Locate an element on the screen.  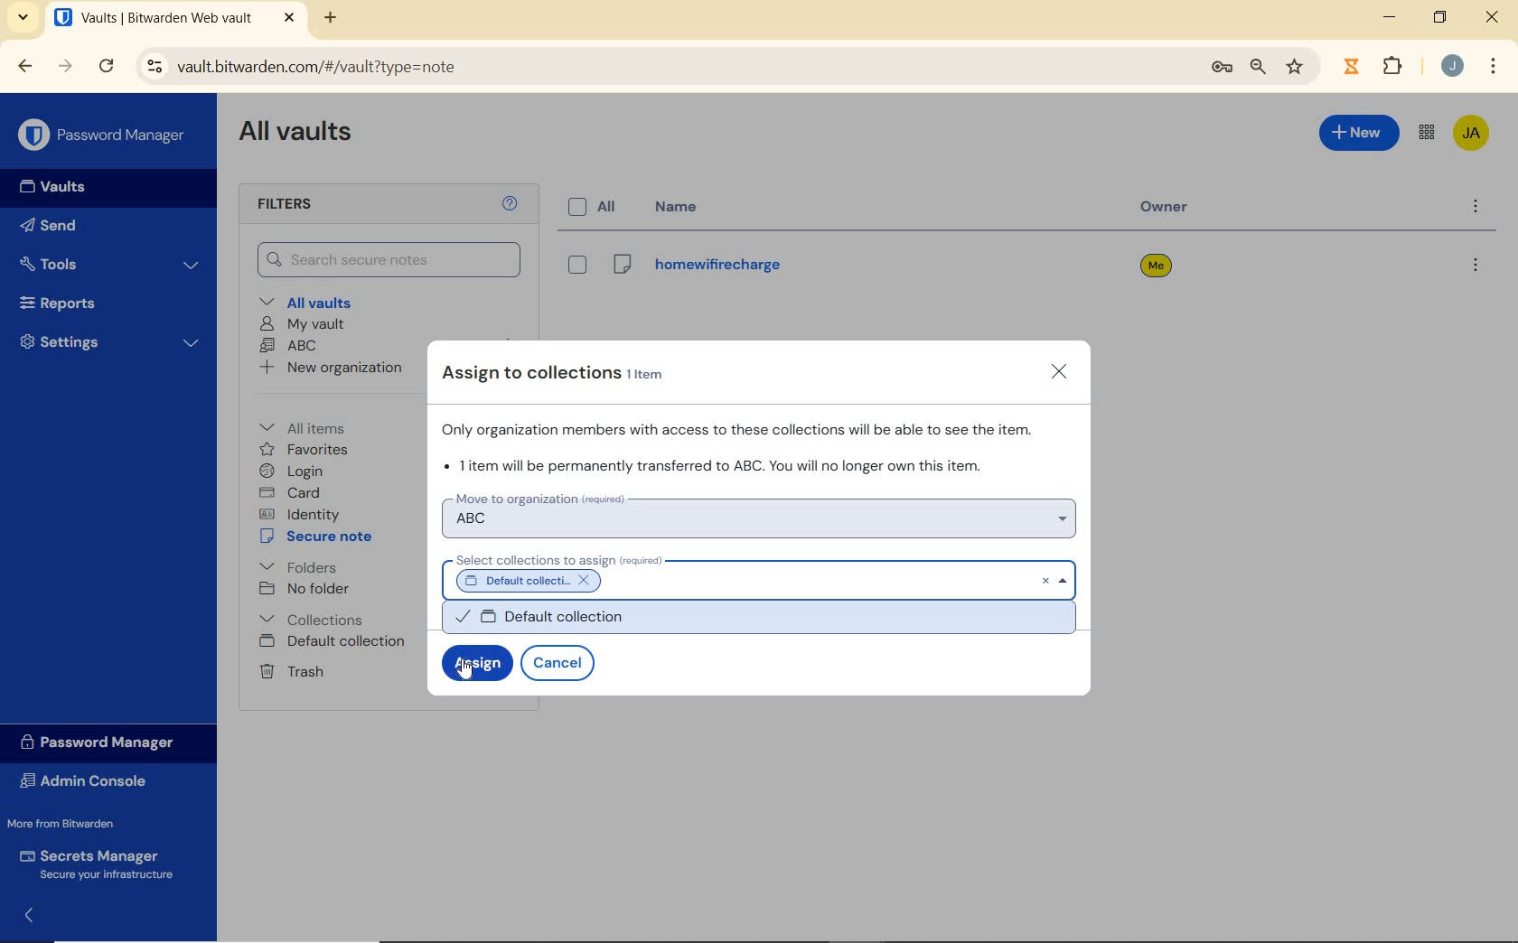
Login Name is located at coordinates (696, 269).